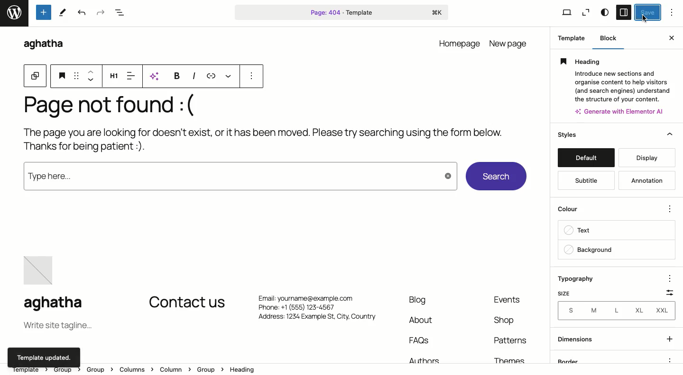 This screenshot has width=683, height=375. I want to click on Heading, so click(114, 77).